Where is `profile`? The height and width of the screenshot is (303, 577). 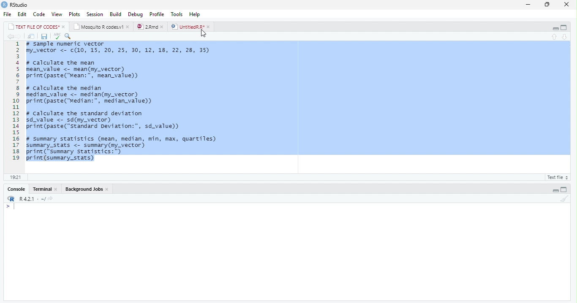
profile is located at coordinates (157, 14).